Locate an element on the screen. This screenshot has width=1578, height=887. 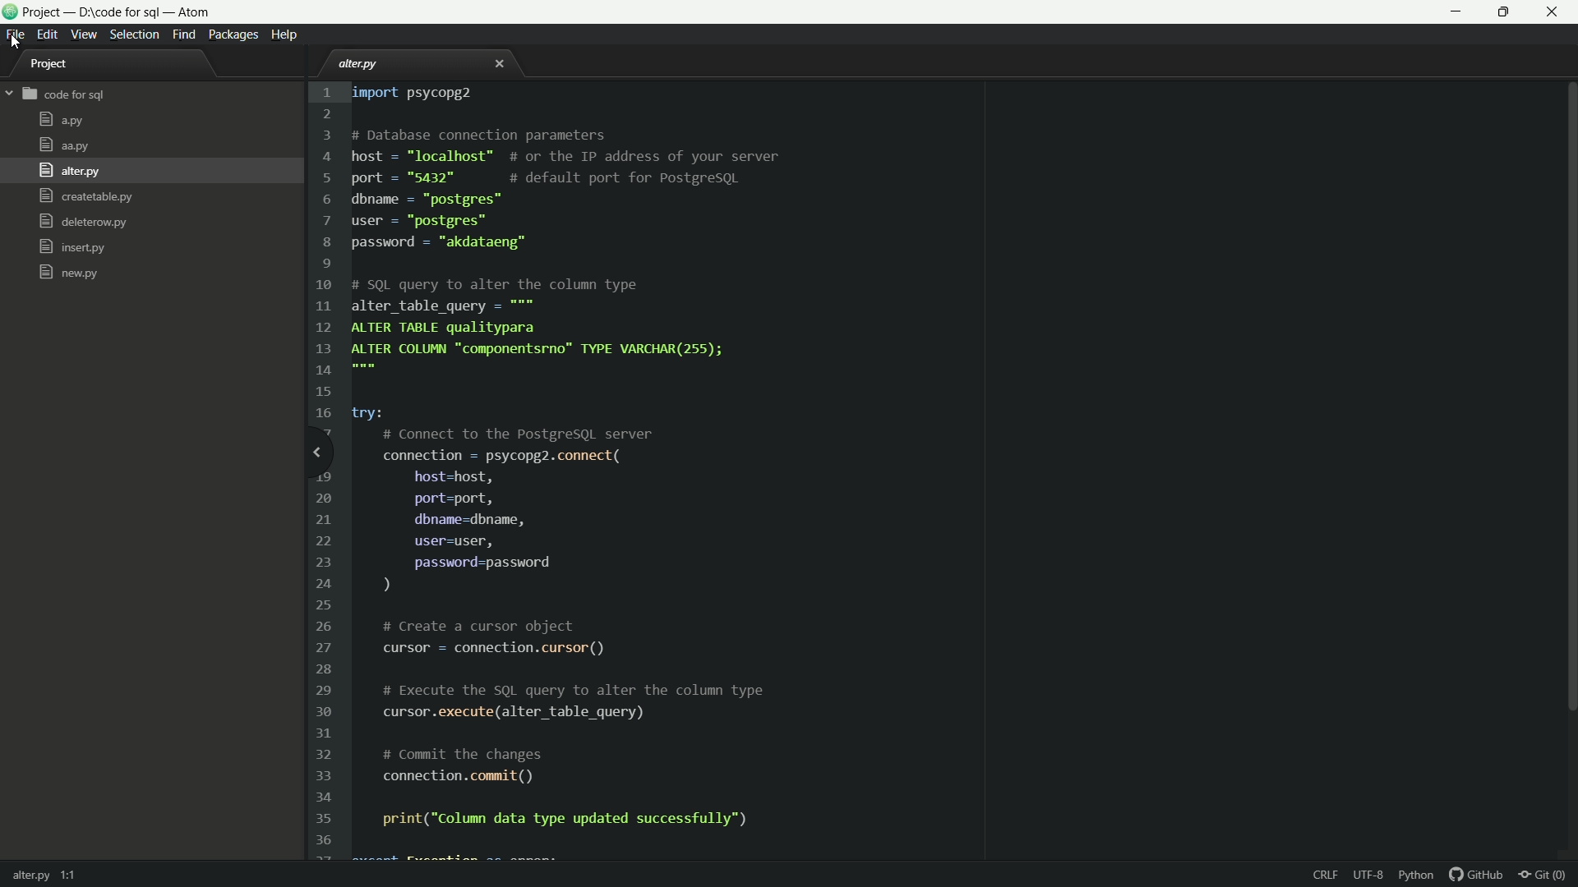
close is located at coordinates (500, 67).